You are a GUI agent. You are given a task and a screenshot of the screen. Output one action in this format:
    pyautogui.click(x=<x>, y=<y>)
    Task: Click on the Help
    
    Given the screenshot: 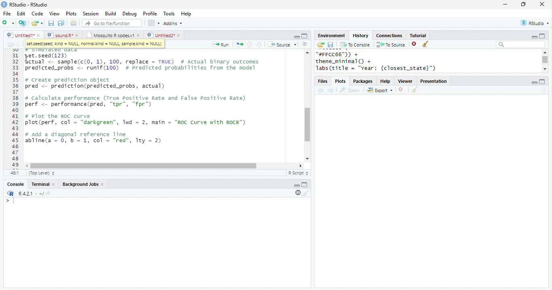 What is the action you would take?
    pyautogui.click(x=186, y=14)
    